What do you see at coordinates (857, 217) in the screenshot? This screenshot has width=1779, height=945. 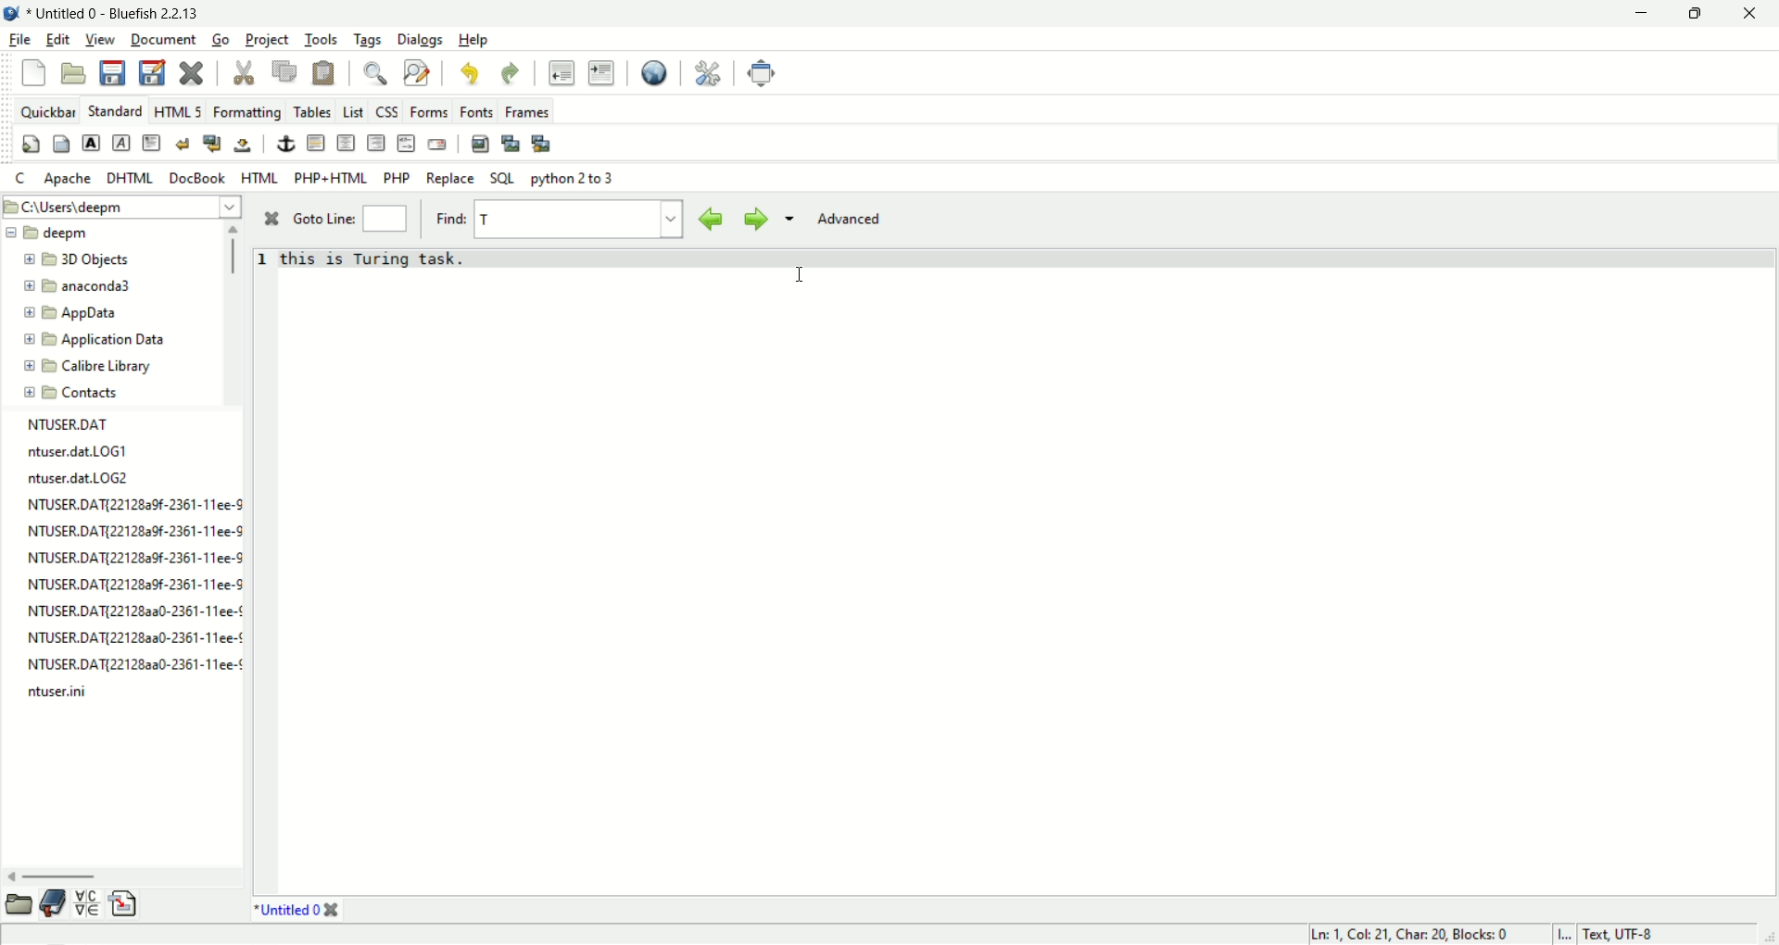 I see `advanced` at bounding box center [857, 217].